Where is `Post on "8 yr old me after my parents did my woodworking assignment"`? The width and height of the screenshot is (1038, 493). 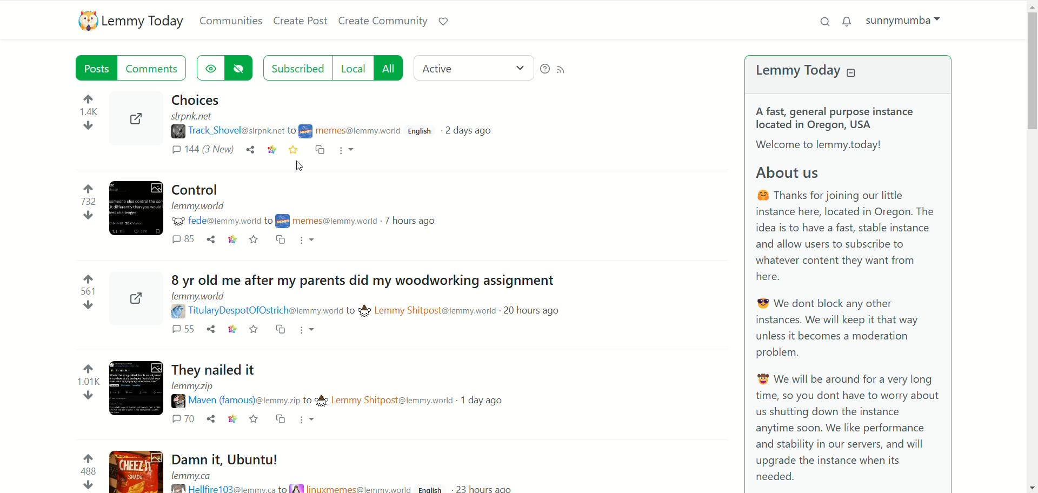
Post on "8 yr old me after my parents did my woodworking assignment" is located at coordinates (352, 284).